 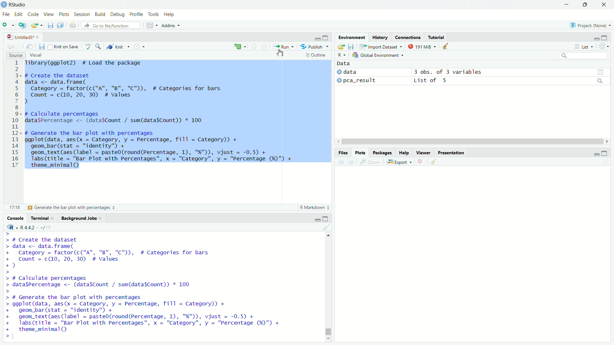 What do you see at coordinates (351, 162) in the screenshot?
I see `go forward` at bounding box center [351, 162].